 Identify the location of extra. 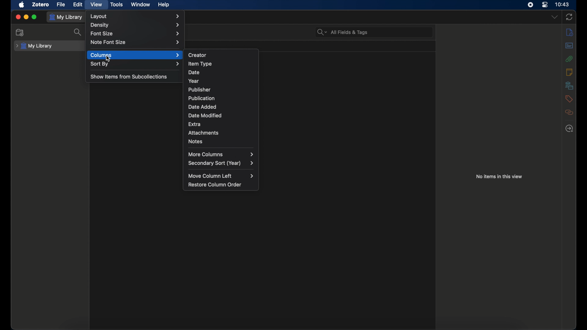
(195, 124).